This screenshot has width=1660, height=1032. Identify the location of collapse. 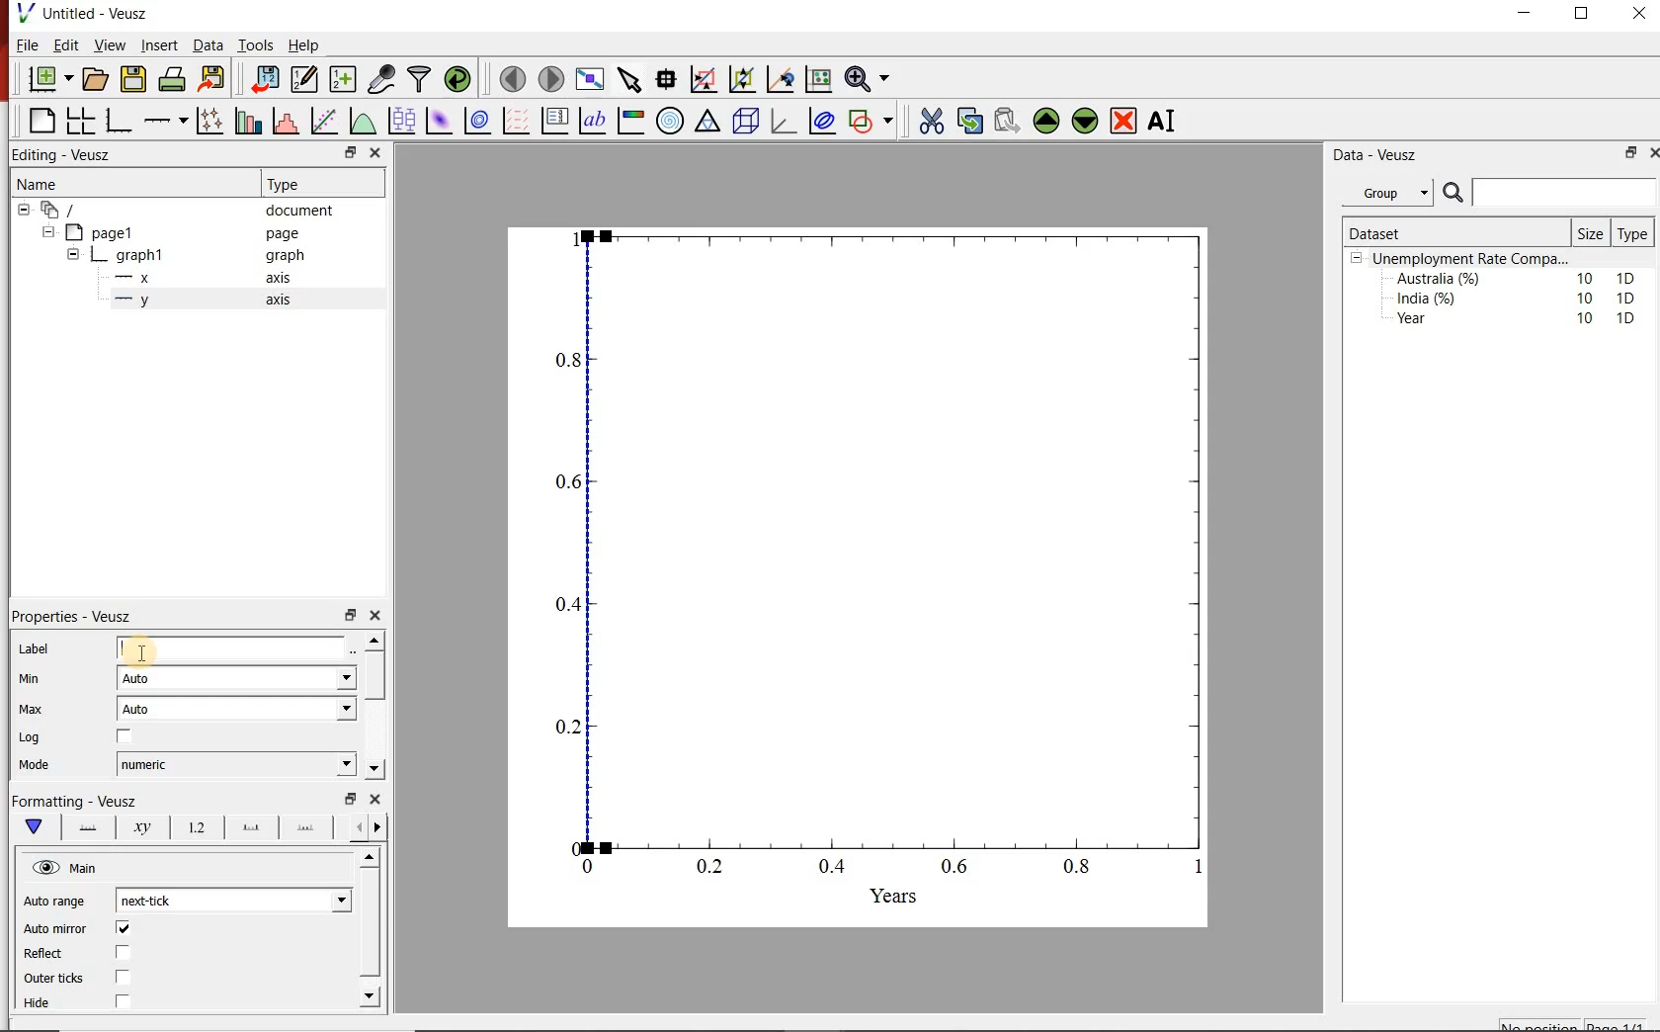
(47, 232).